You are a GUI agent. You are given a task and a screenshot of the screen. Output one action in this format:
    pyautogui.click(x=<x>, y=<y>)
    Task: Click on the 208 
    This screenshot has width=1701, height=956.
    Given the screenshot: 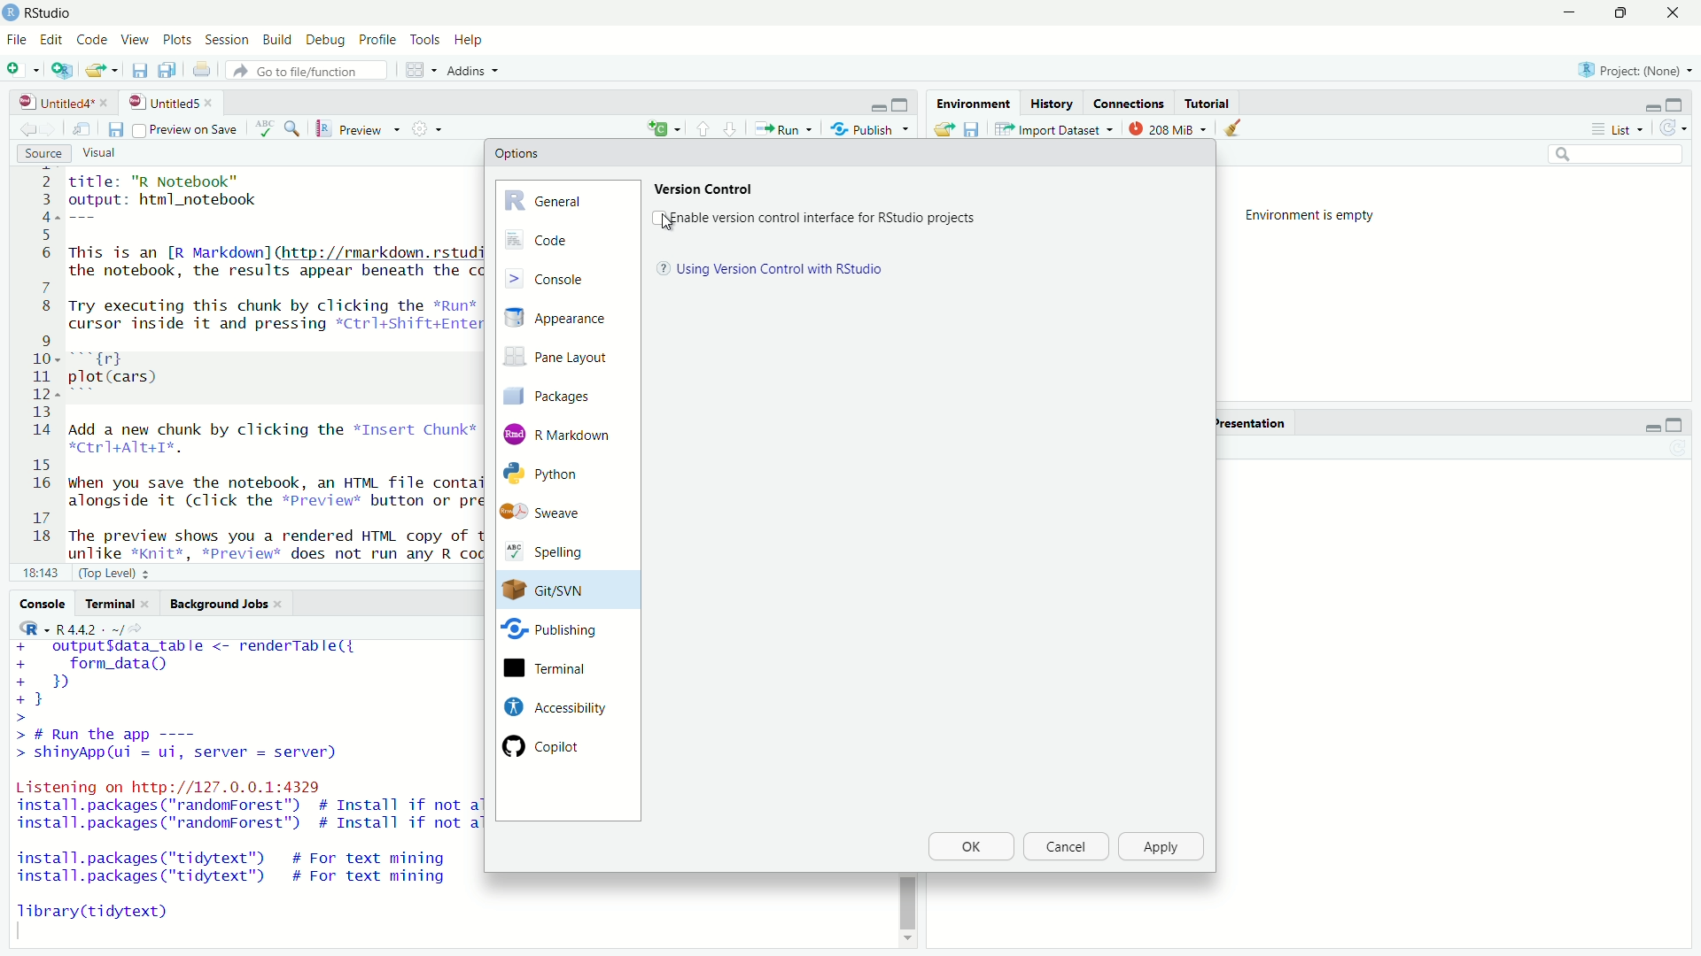 What is the action you would take?
    pyautogui.click(x=1169, y=127)
    